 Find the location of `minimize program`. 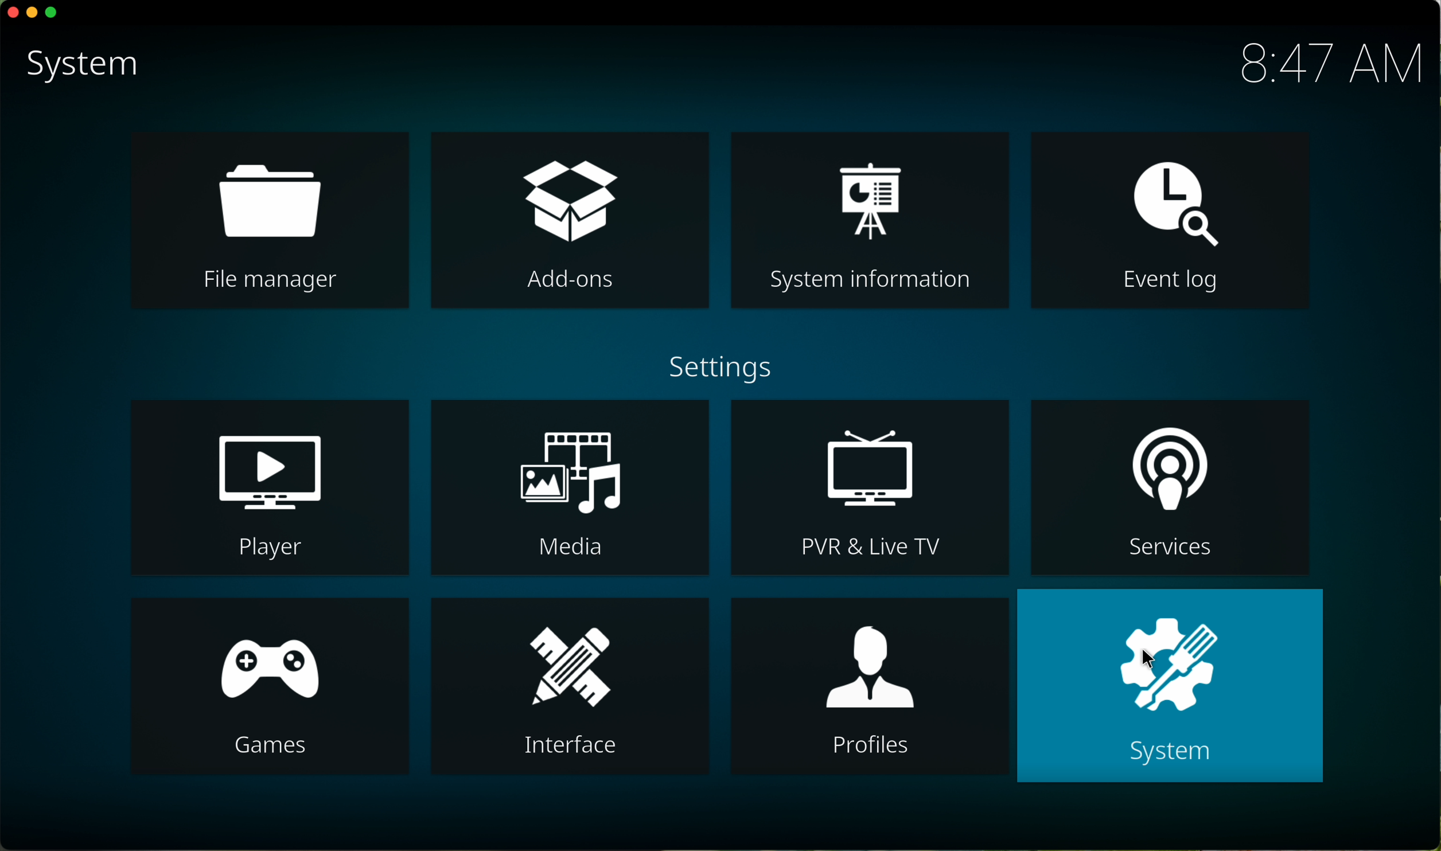

minimize program is located at coordinates (33, 13).